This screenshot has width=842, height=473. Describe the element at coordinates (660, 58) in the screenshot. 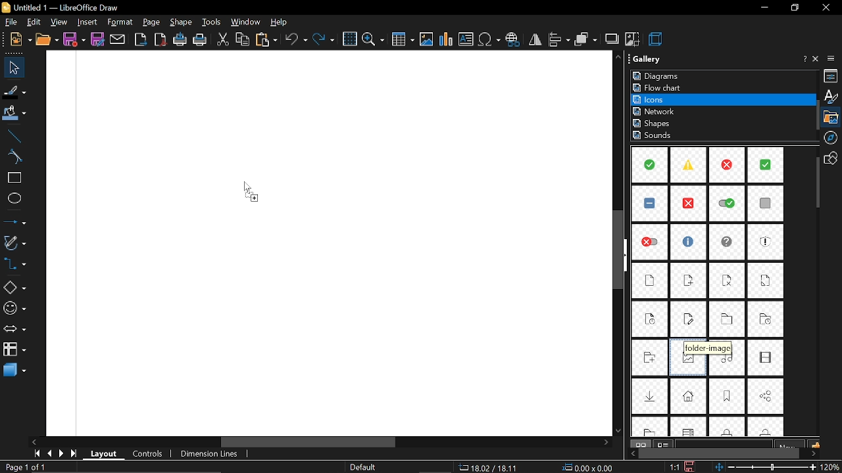

I see `Gallery` at that location.